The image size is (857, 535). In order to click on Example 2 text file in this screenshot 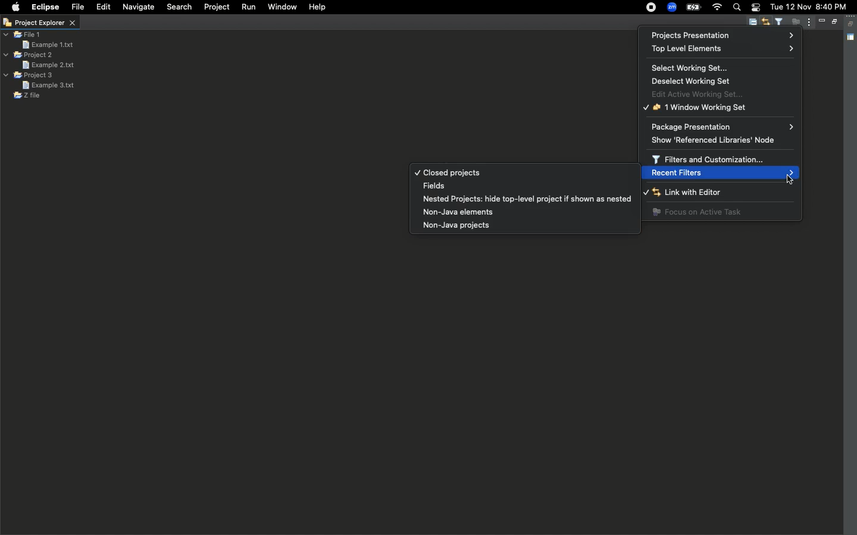, I will do `click(48, 65)`.